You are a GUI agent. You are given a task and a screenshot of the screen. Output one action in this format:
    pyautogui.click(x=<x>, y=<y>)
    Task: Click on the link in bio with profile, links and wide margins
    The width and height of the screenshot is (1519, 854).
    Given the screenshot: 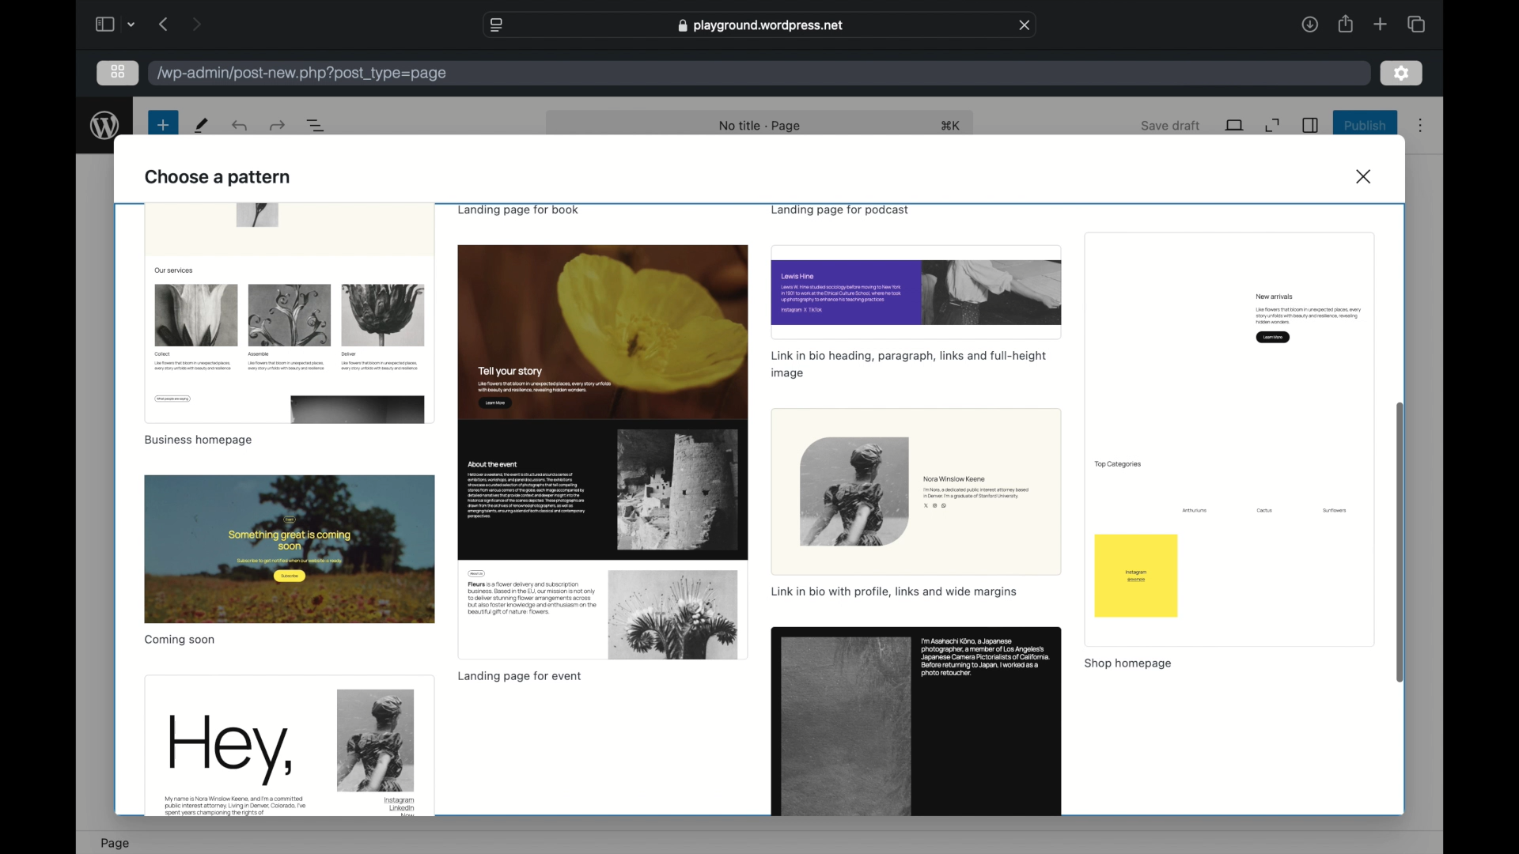 What is the action you would take?
    pyautogui.click(x=896, y=593)
    